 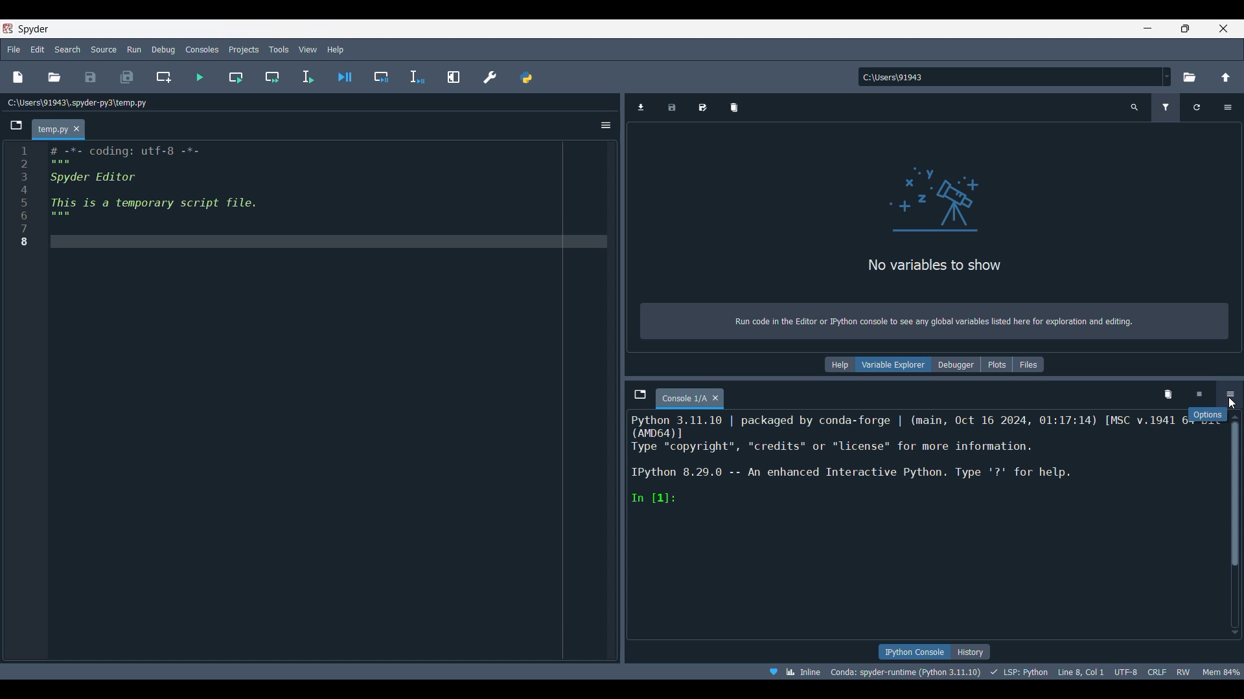 What do you see at coordinates (67, 49) in the screenshot?
I see `Search menu` at bounding box center [67, 49].